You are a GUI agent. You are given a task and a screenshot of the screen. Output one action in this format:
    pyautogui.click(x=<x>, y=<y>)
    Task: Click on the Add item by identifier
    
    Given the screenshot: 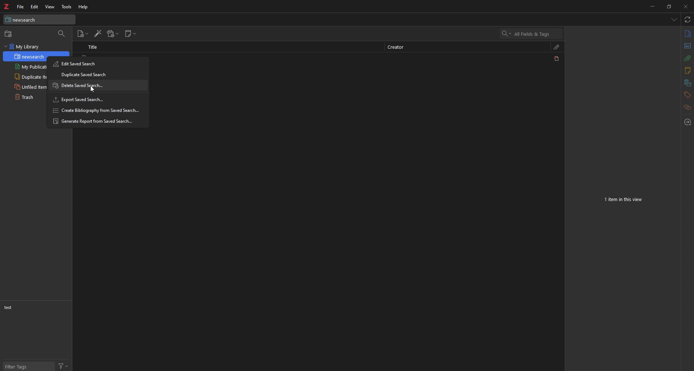 What is the action you would take?
    pyautogui.click(x=97, y=34)
    